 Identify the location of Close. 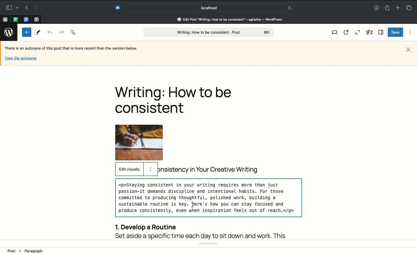
(408, 49).